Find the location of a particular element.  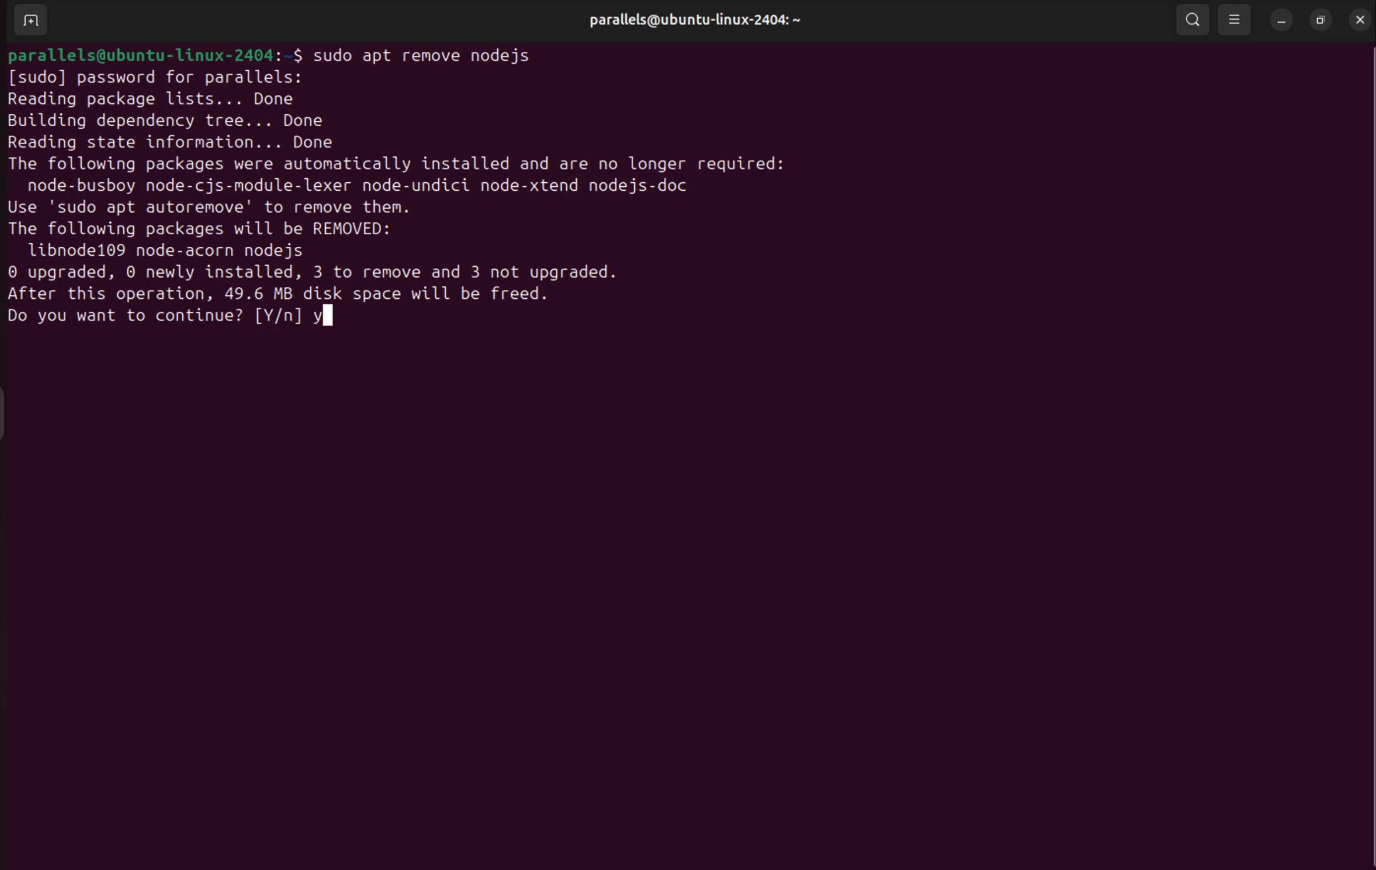

parallels@ubuntu-linux-2404: ~ is located at coordinates (694, 19).